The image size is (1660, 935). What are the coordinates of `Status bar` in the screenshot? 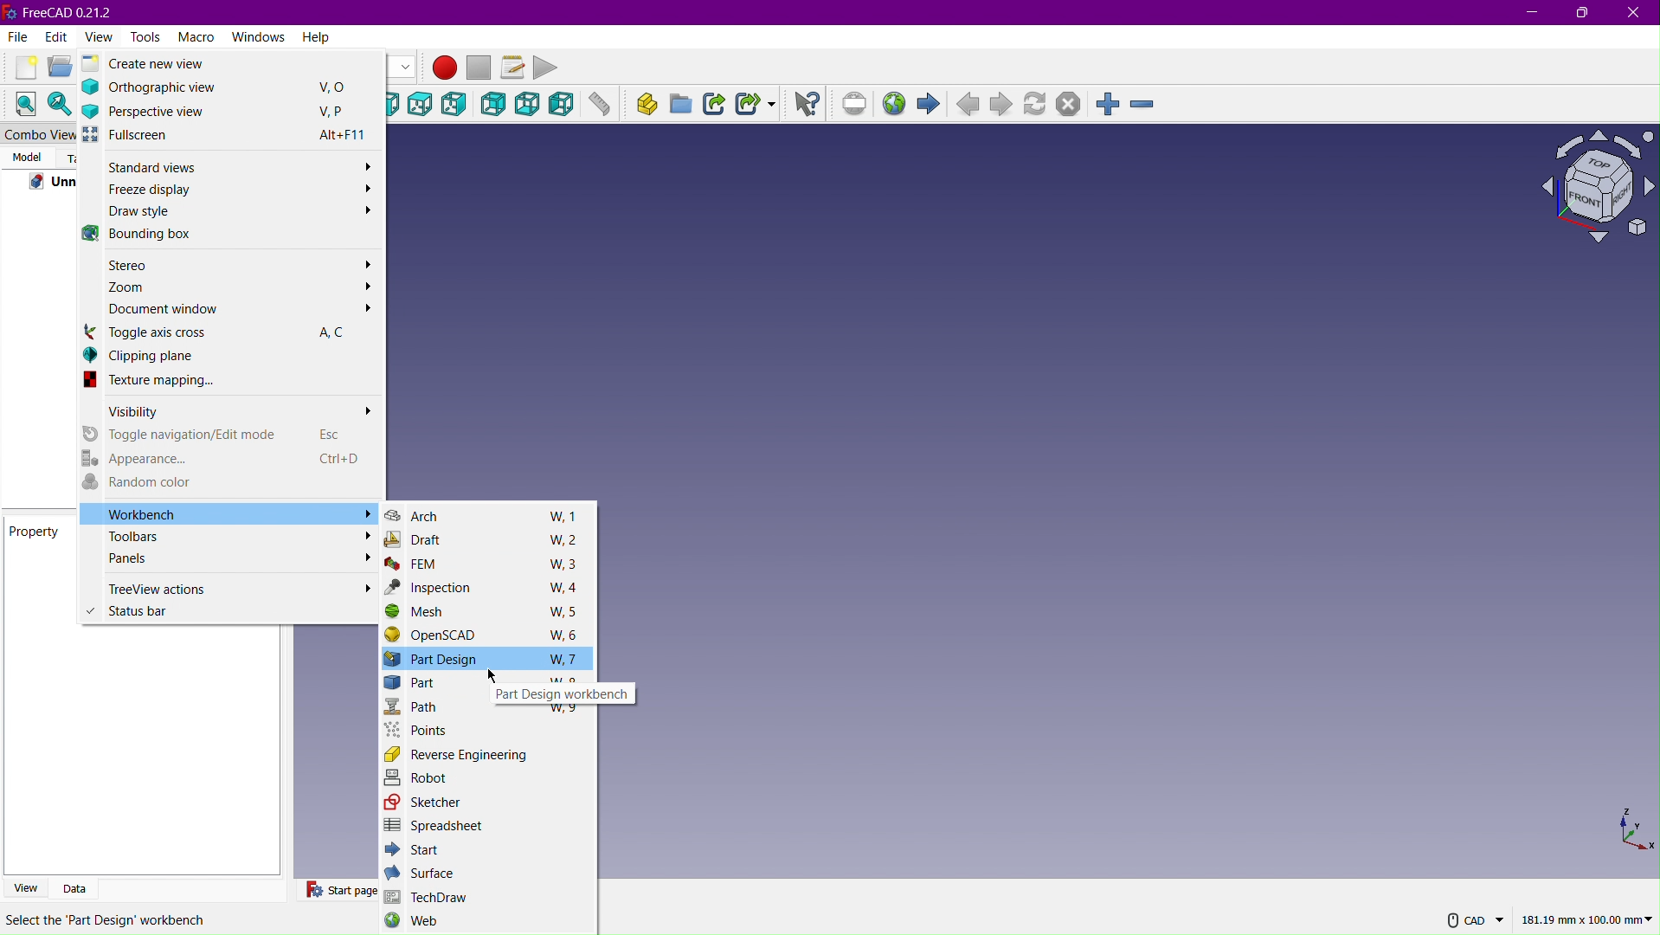 It's located at (228, 614).